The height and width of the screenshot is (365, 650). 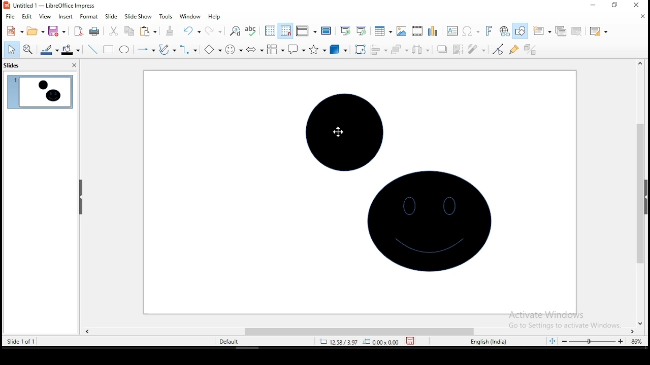 I want to click on distribute, so click(x=420, y=50).